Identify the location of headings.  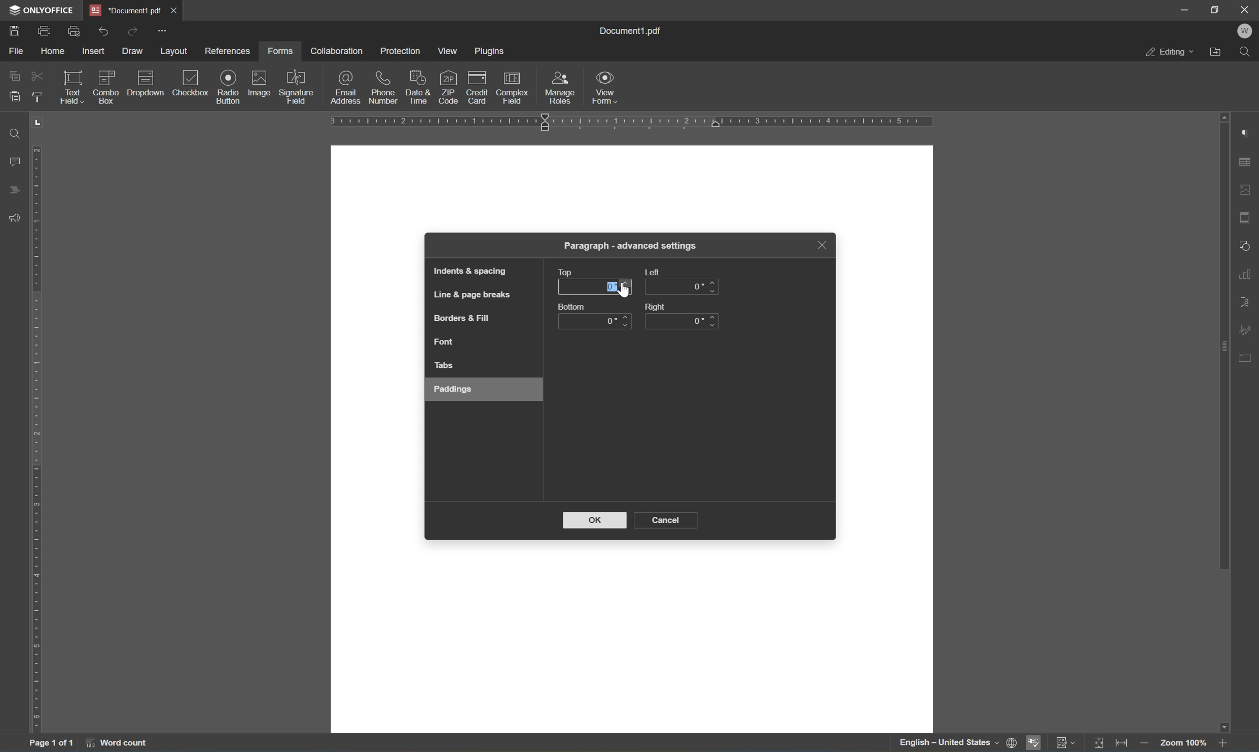
(14, 190).